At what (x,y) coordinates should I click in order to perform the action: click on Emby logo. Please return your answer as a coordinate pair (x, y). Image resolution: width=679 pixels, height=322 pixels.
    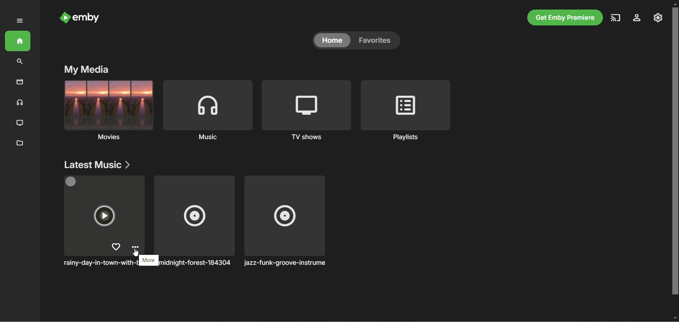
    Looking at the image, I should click on (65, 18).